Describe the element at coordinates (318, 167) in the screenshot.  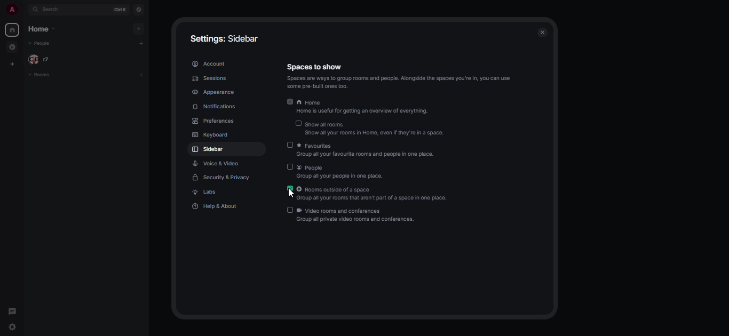
I see `people` at that location.